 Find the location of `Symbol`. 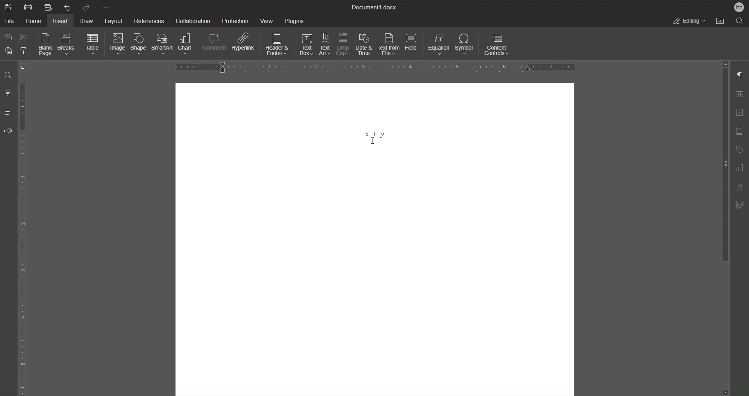

Symbol is located at coordinates (465, 45).